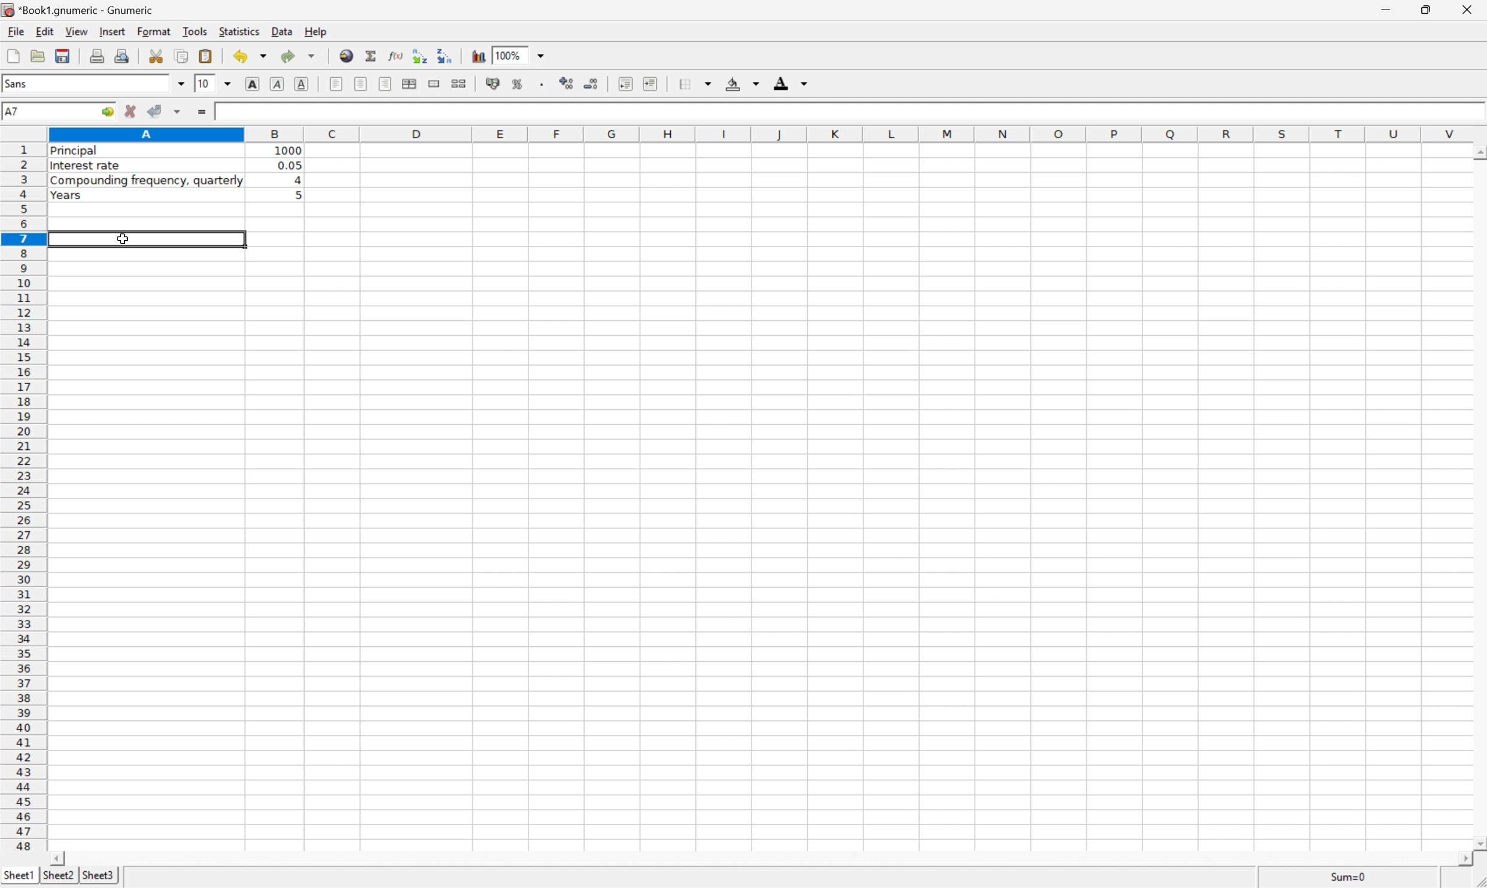 This screenshot has width=1487, height=888. Describe the element at coordinates (75, 31) in the screenshot. I see `view` at that location.